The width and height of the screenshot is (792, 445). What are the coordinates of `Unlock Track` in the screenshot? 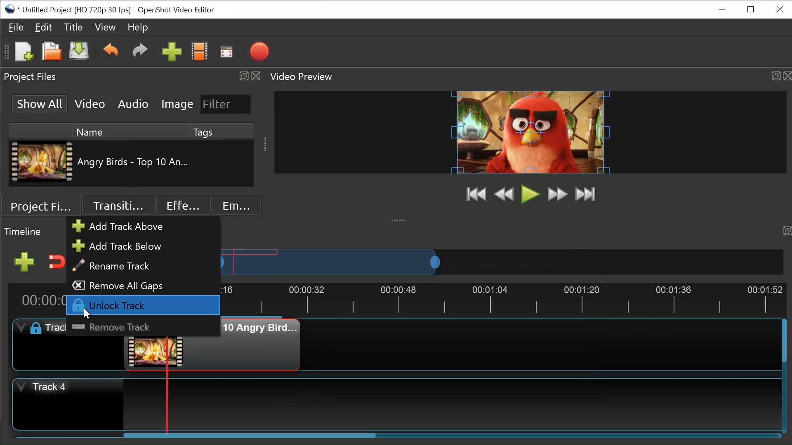 It's located at (140, 305).